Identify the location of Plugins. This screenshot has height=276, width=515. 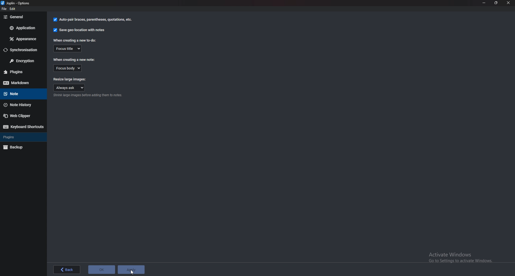
(21, 137).